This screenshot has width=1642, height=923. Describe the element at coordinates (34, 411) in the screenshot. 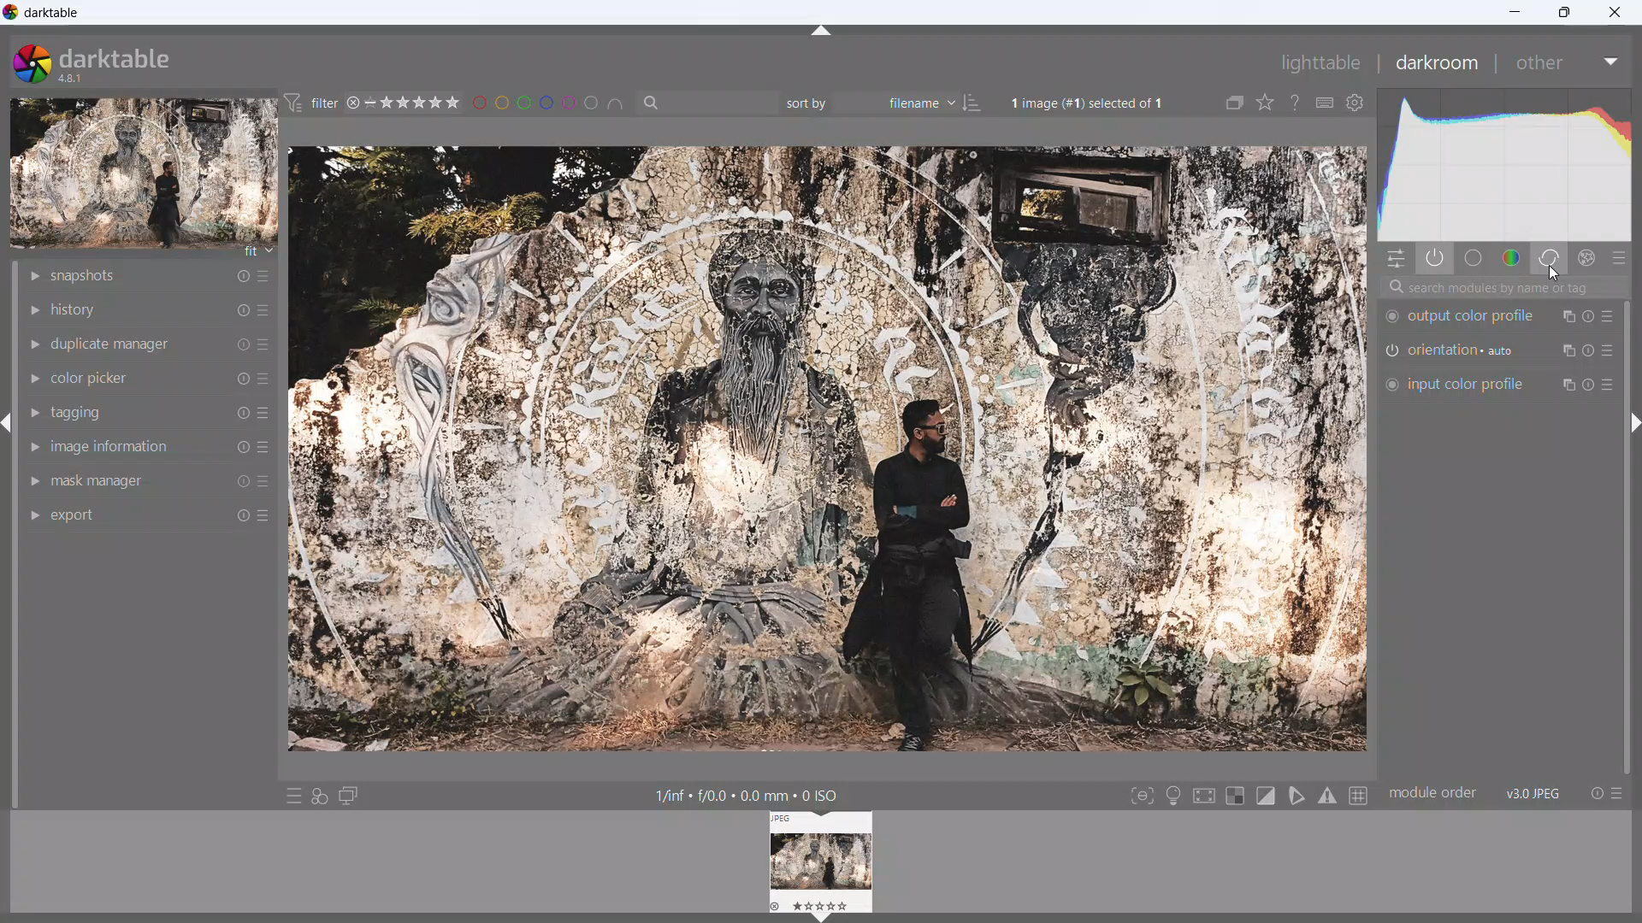

I see `show module` at that location.